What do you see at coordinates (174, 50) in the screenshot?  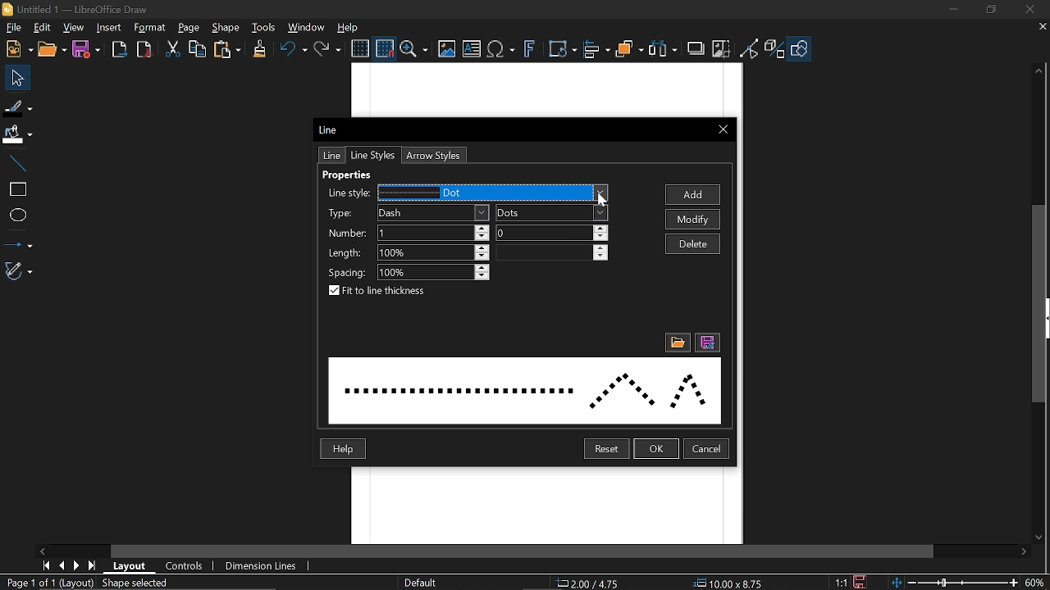 I see `Cut` at bounding box center [174, 50].